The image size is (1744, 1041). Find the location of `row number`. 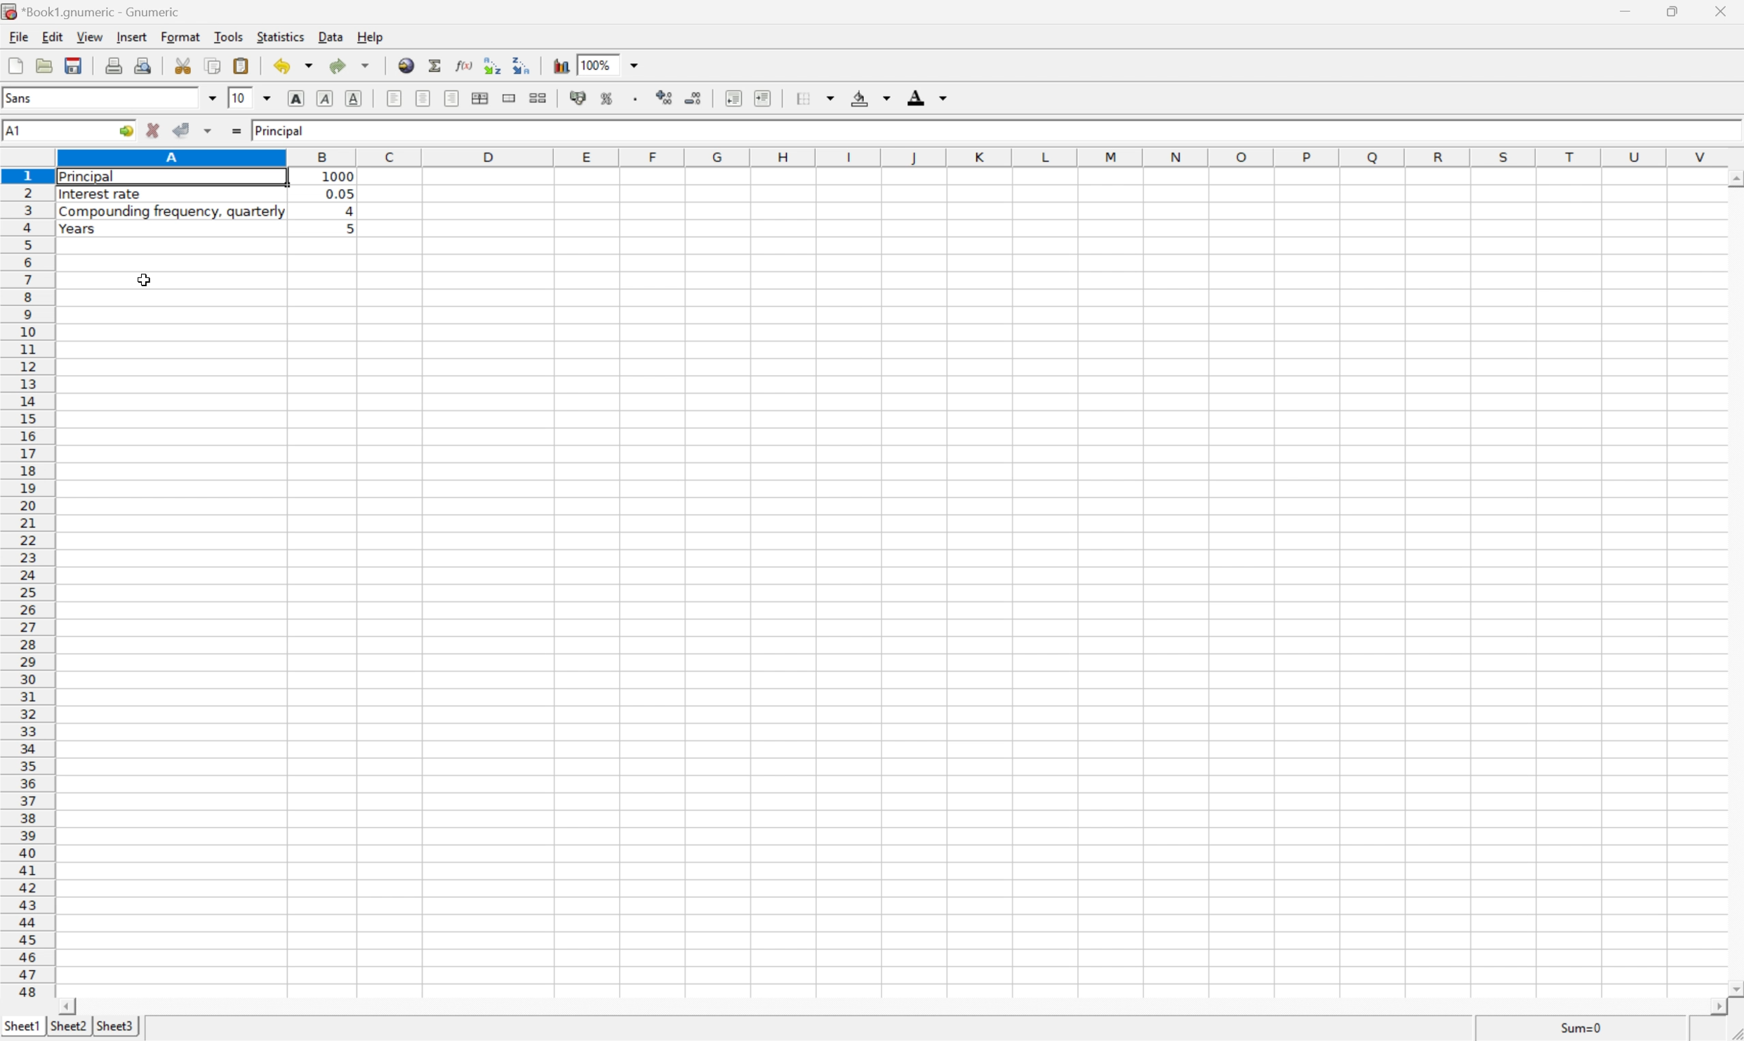

row number is located at coordinates (25, 582).